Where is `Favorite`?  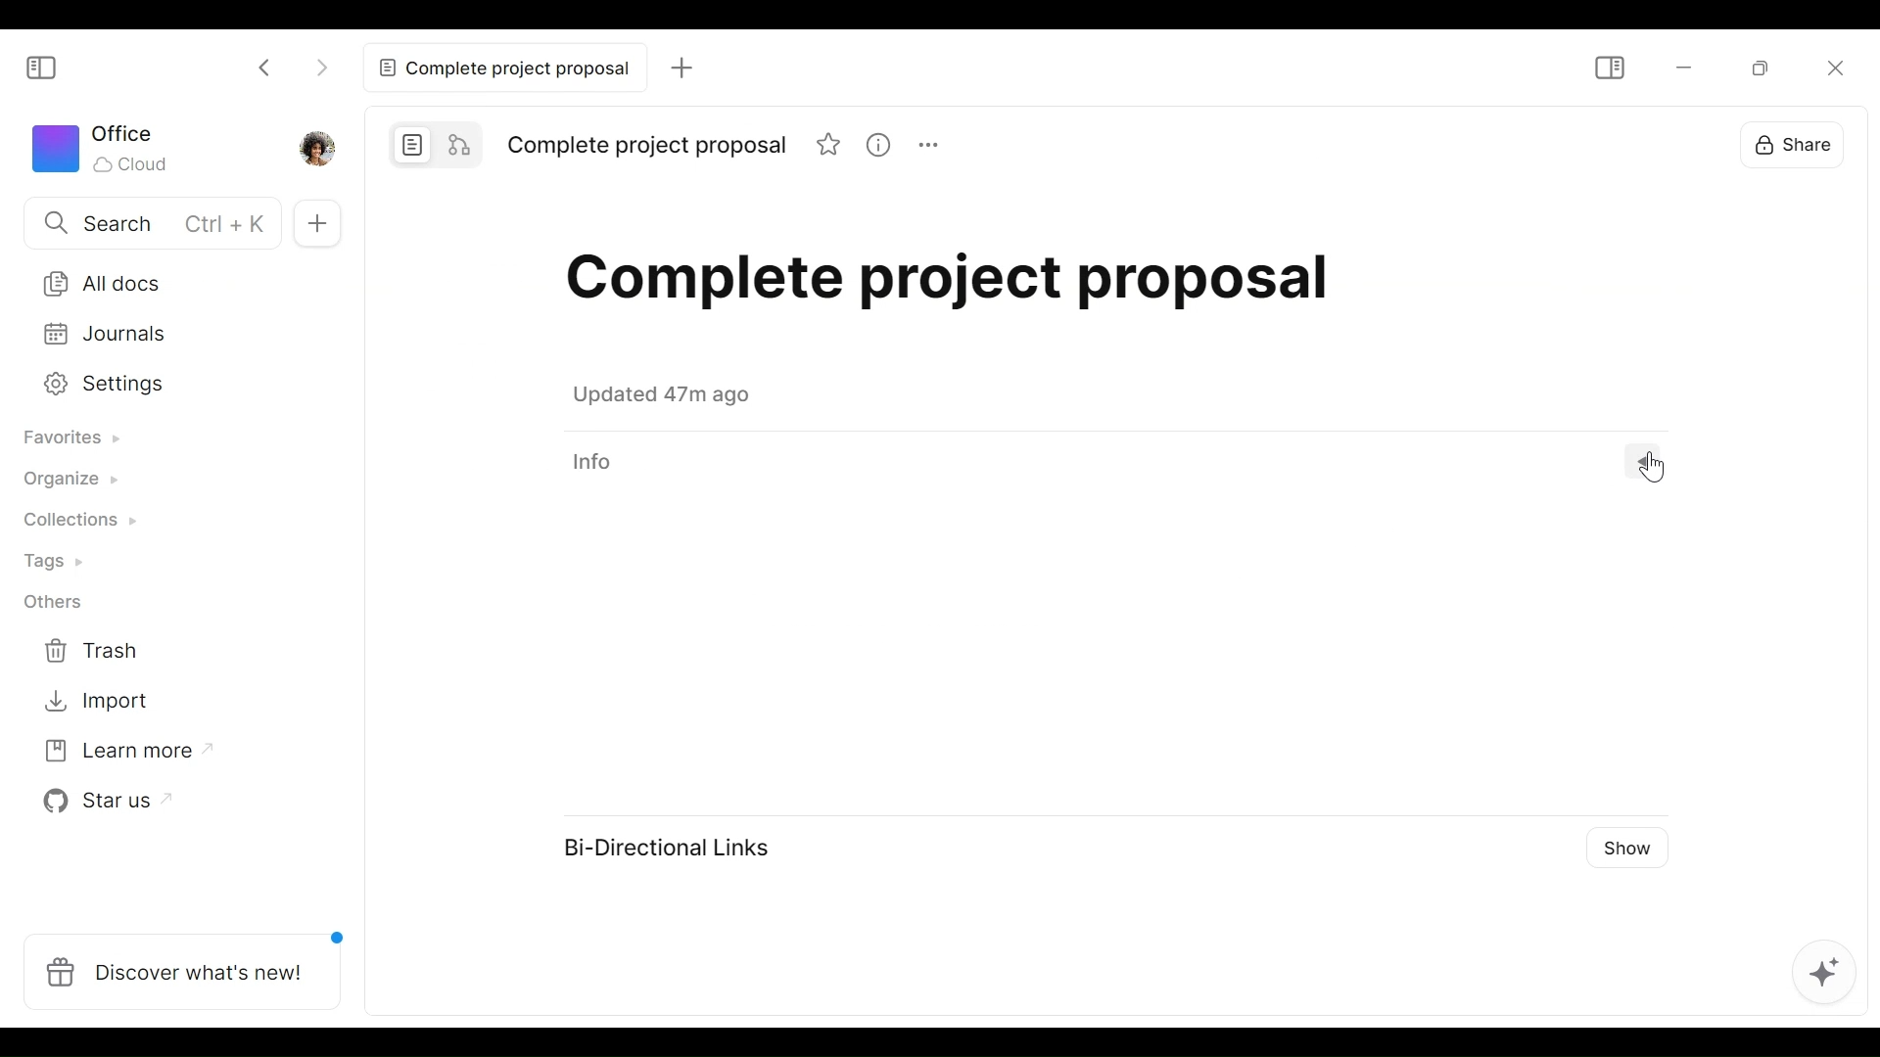
Favorite is located at coordinates (829, 144).